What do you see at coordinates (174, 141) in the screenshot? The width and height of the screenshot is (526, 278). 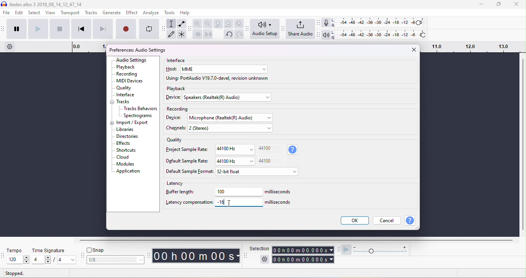 I see `quality` at bounding box center [174, 141].